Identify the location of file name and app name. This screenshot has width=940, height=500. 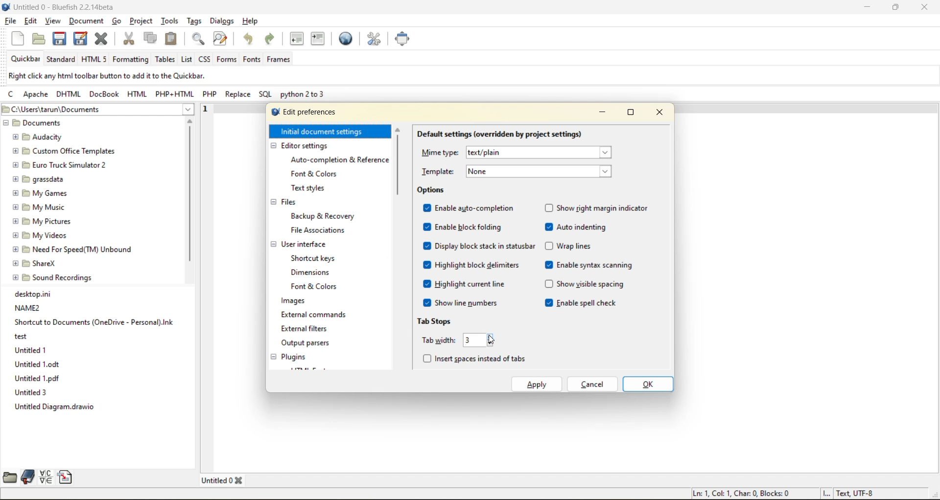
(65, 7).